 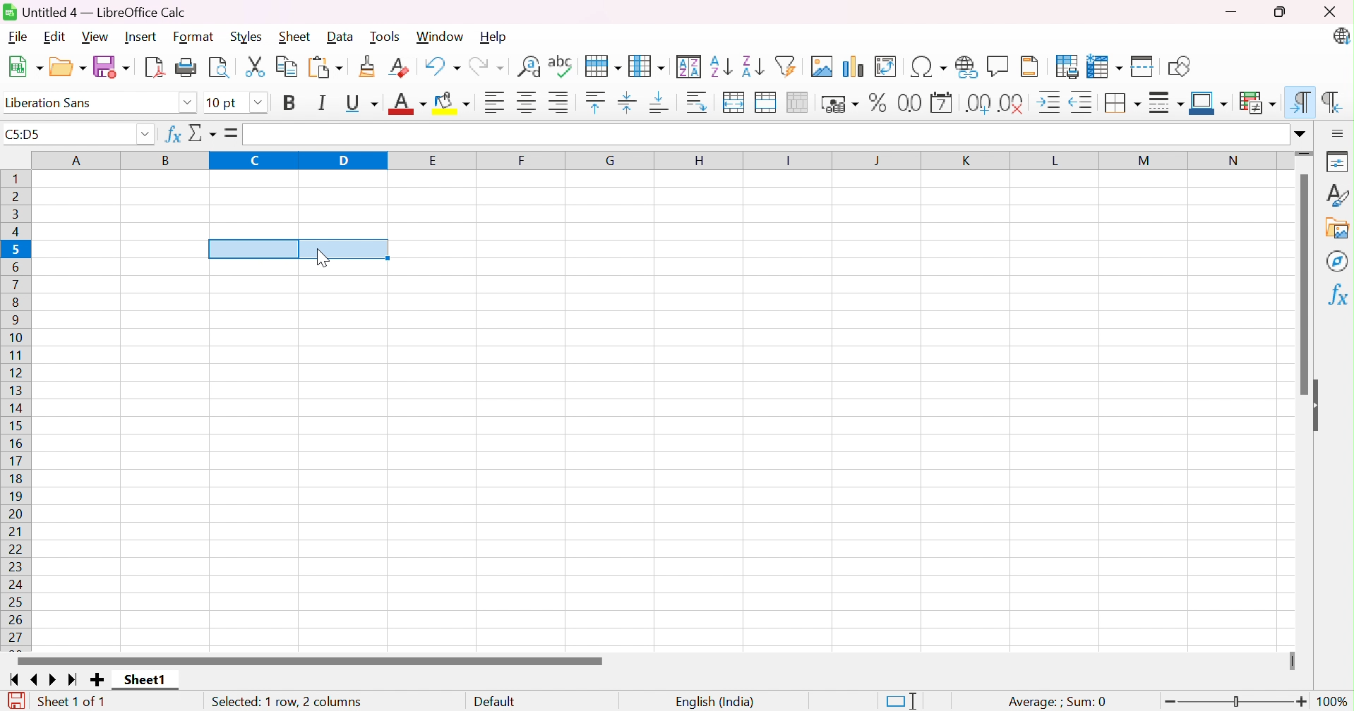 I want to click on English (India), so click(x=716, y=699).